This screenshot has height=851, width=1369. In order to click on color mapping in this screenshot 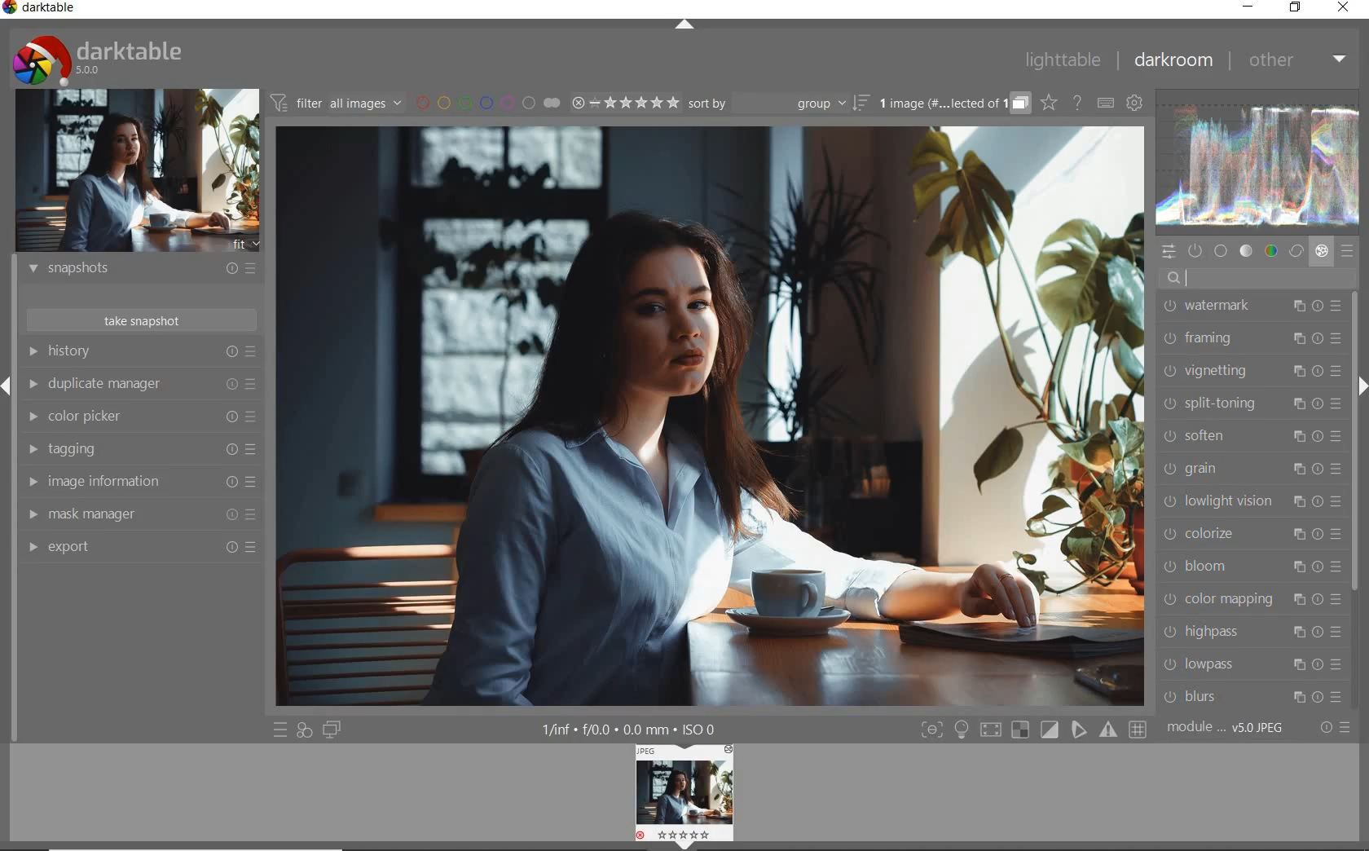, I will do `click(1252, 599)`.